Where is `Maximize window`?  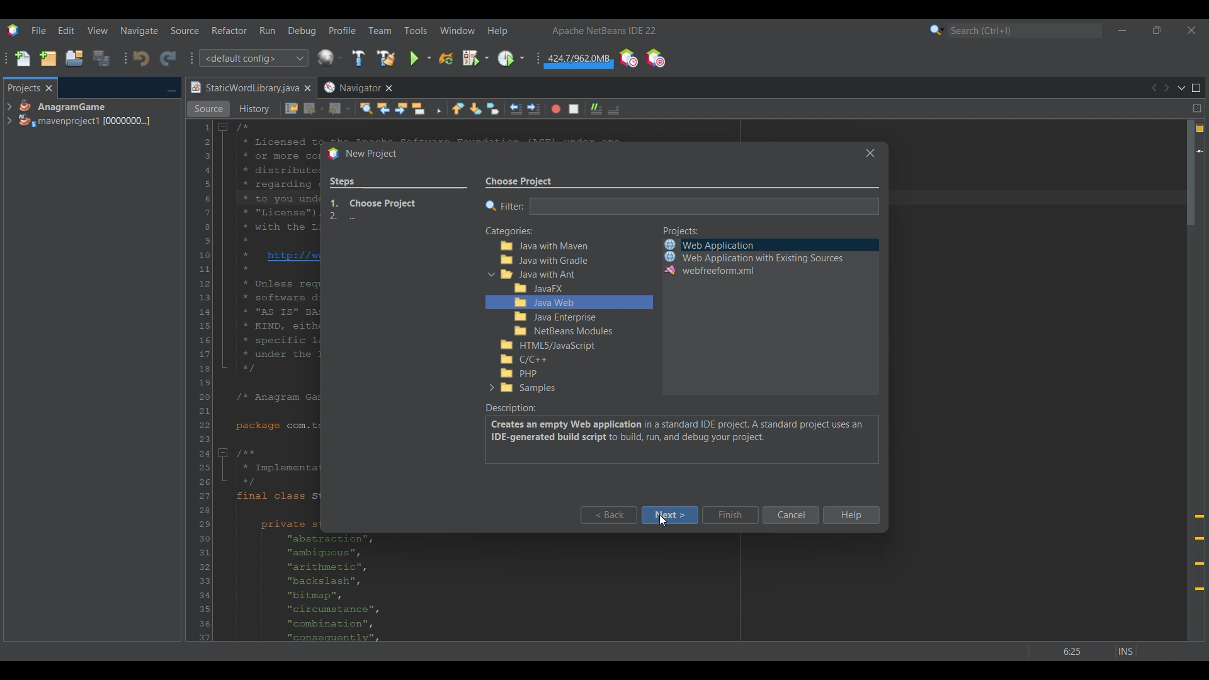 Maximize window is located at coordinates (1196, 88).